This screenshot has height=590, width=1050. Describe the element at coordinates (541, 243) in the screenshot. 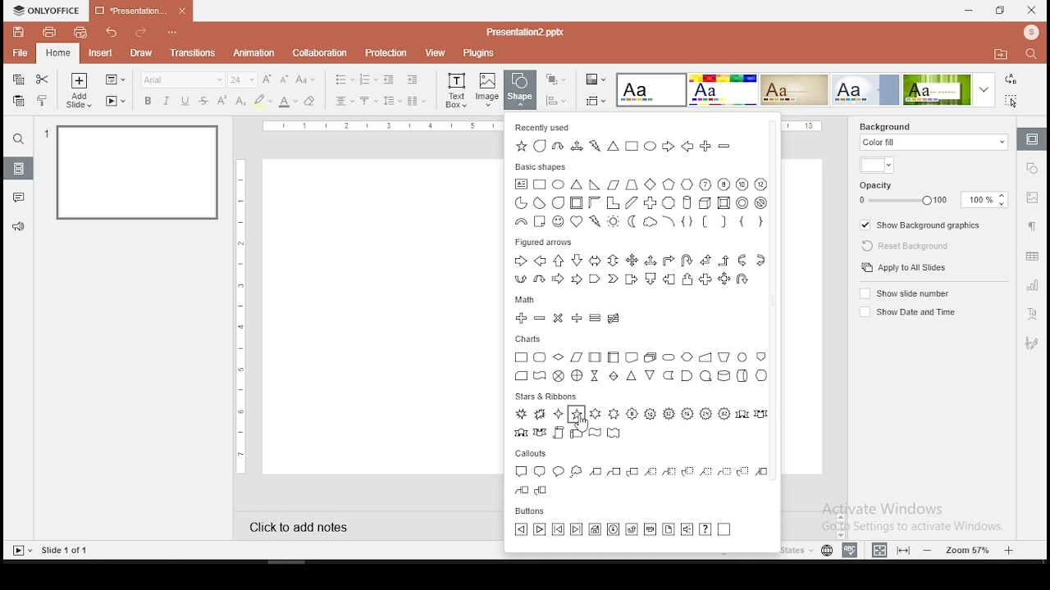

I see `figured arrows` at that location.